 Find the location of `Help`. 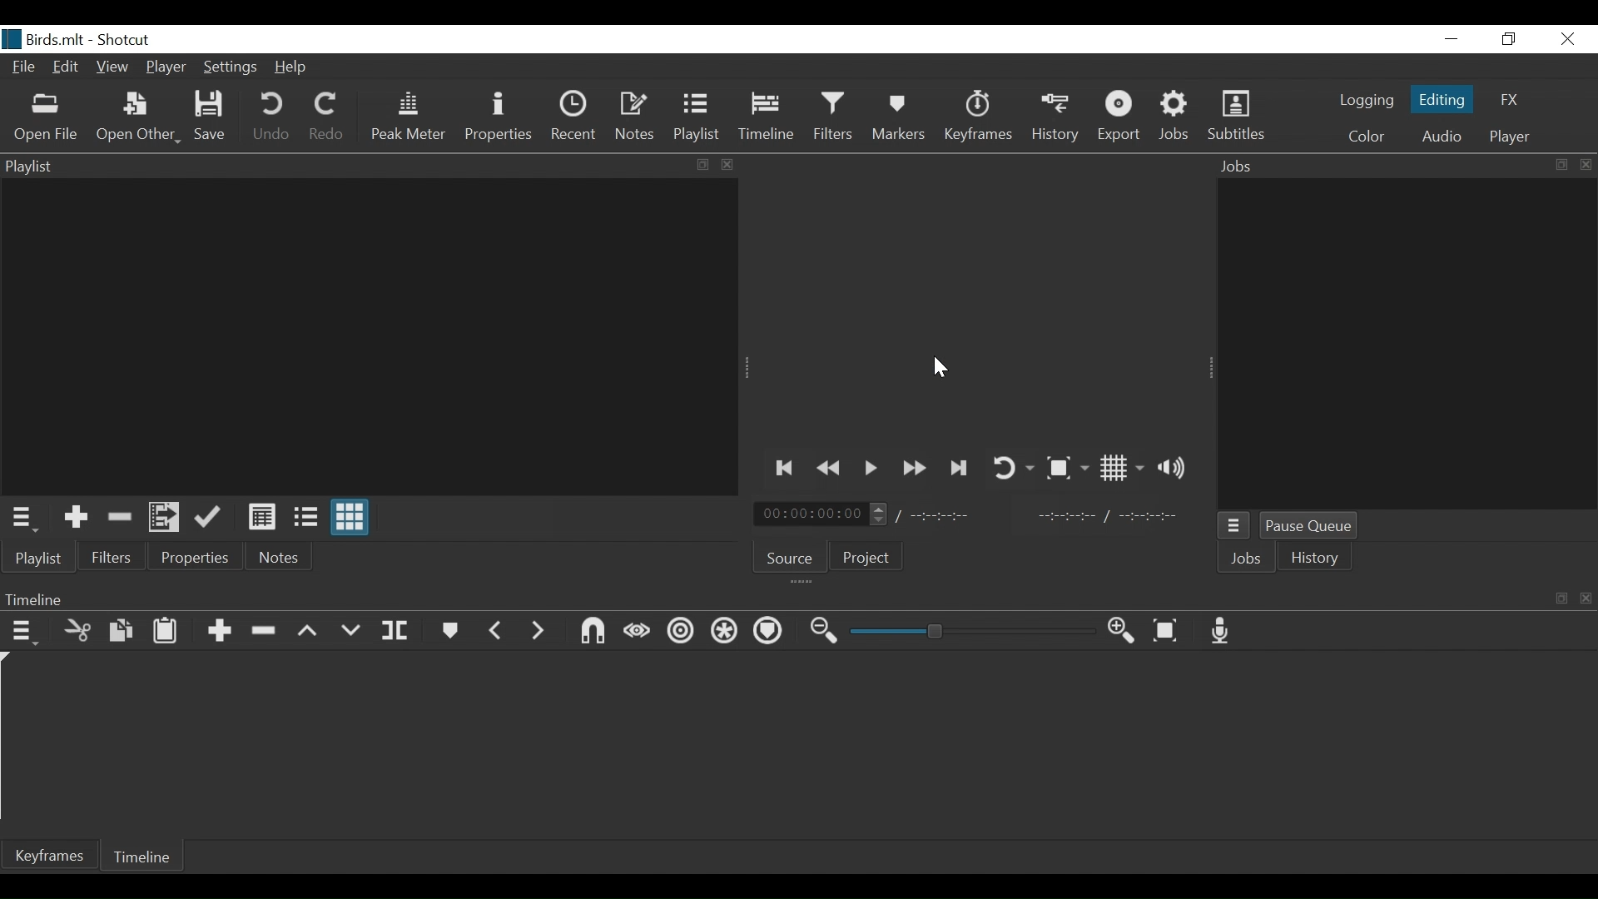

Help is located at coordinates (294, 67).